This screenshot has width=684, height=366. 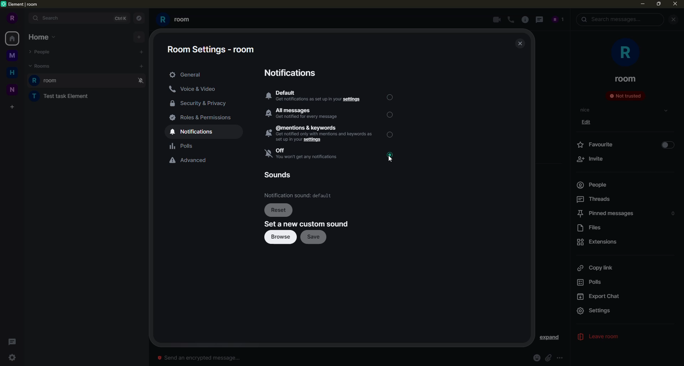 I want to click on off, so click(x=302, y=154).